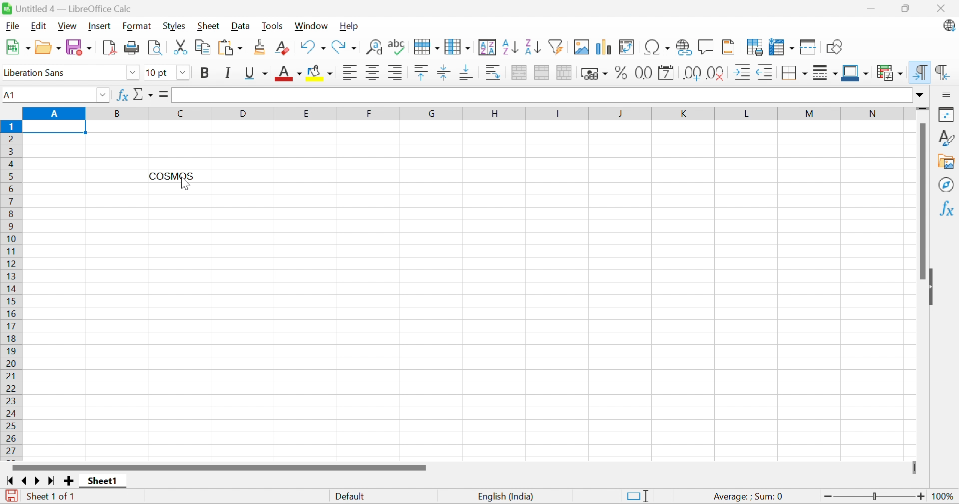 Image resolution: width=959 pixels, height=504 pixels. Describe the element at coordinates (79, 47) in the screenshot. I see `Save` at that location.